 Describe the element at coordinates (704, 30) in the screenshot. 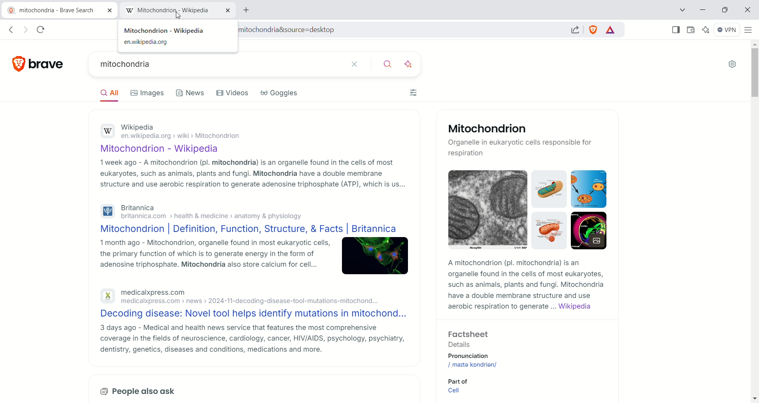

I see `leo ai` at that location.